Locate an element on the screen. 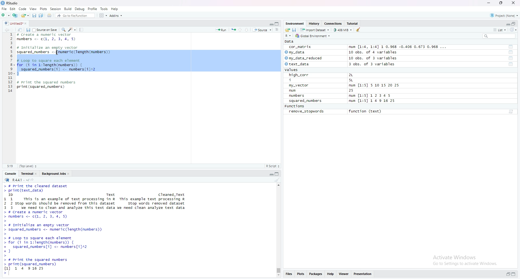  # Create a number vector numbers <- c(1, 2, 3, 4,5) is located at coordinates (48, 37).